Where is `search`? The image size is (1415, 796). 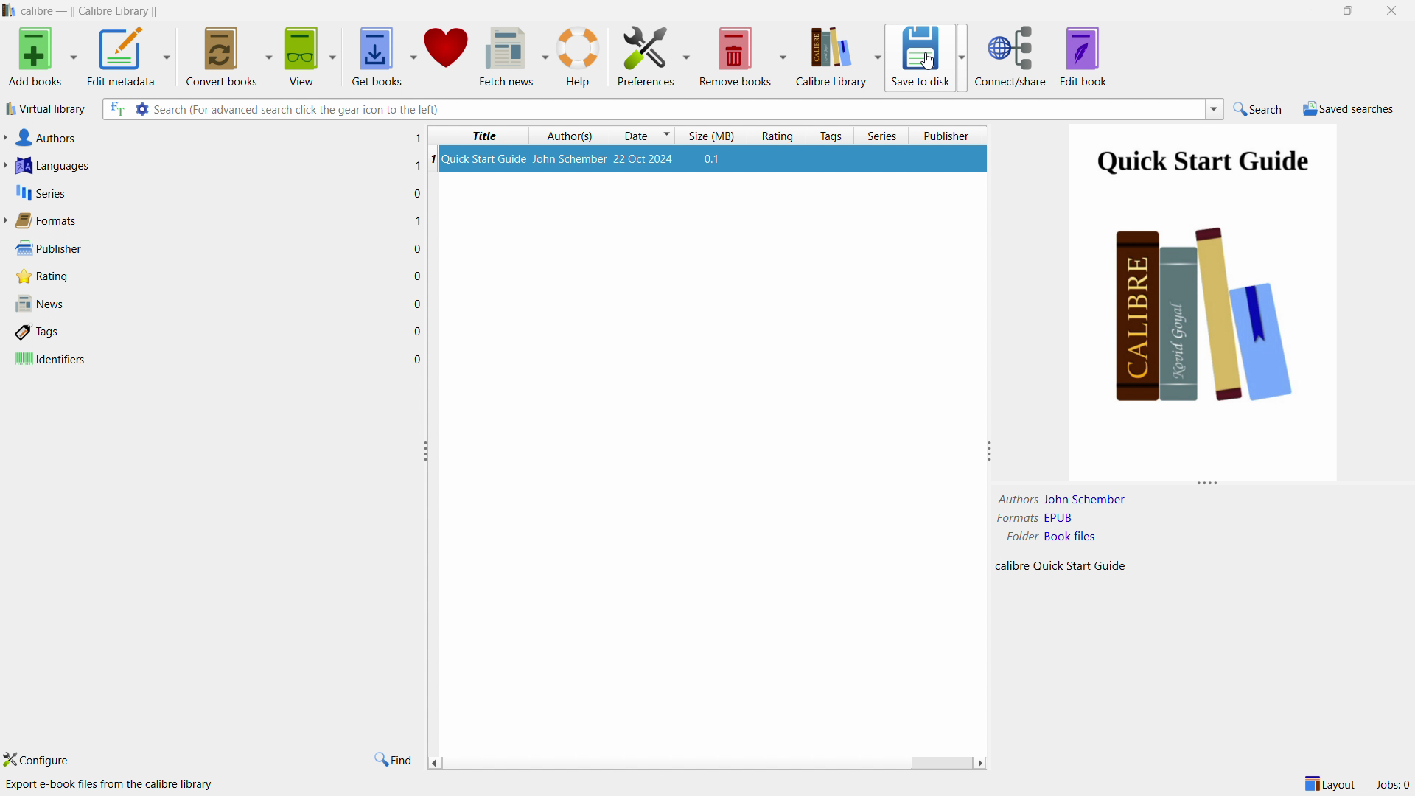 search is located at coordinates (1259, 108).